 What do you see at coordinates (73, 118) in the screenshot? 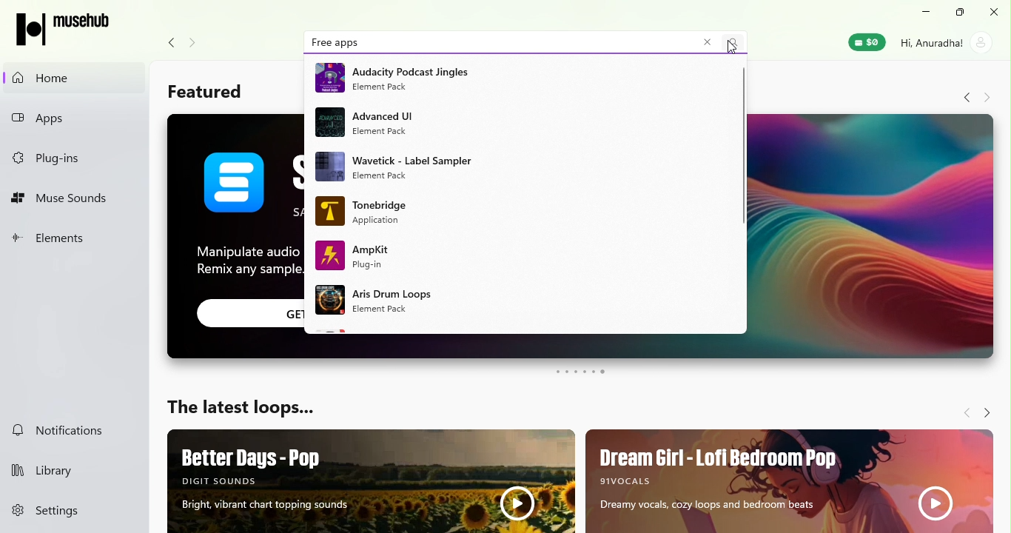
I see `Apps` at bounding box center [73, 118].